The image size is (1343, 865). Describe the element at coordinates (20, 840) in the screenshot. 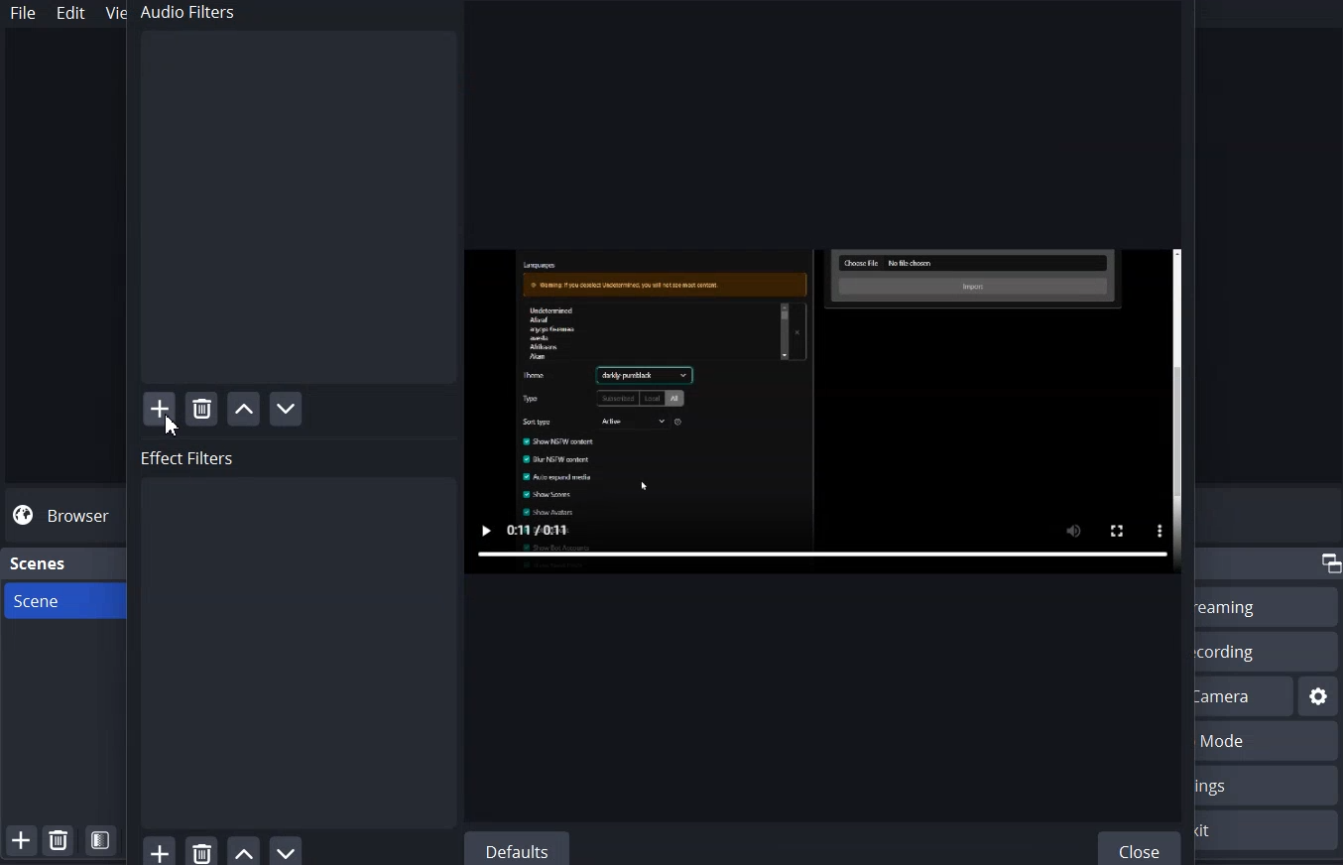

I see `Add Scene` at that location.